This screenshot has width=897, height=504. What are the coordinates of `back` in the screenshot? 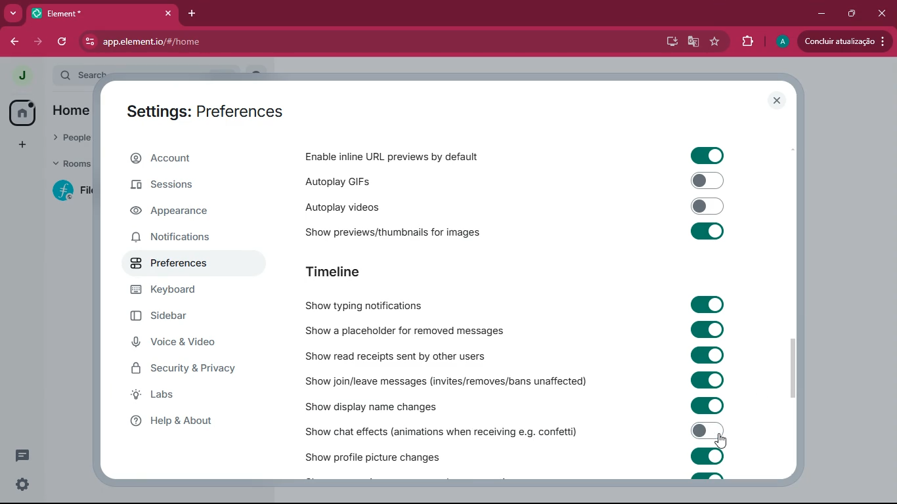 It's located at (15, 42).